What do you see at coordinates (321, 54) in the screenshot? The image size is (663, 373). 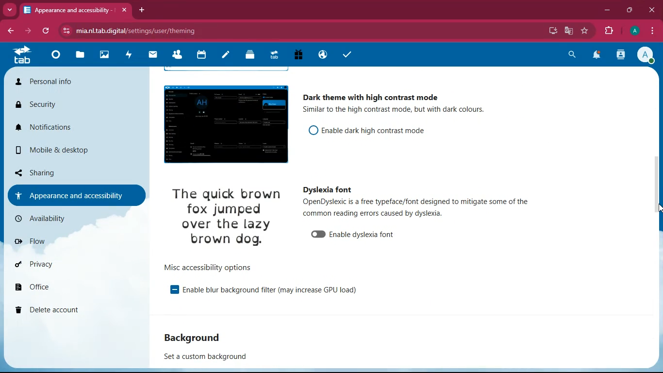 I see `public` at bounding box center [321, 54].